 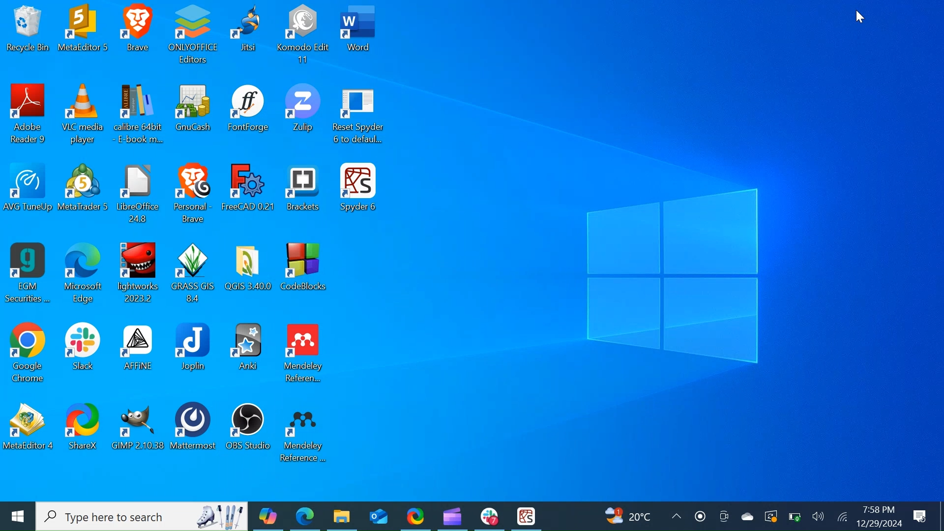 What do you see at coordinates (247, 431) in the screenshot?
I see `OBS Studio Desktop icon` at bounding box center [247, 431].